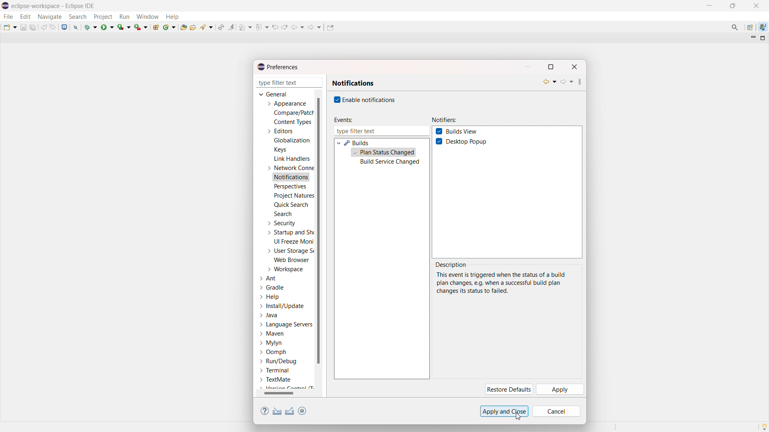  What do you see at coordinates (124, 17) in the screenshot?
I see `run` at bounding box center [124, 17].